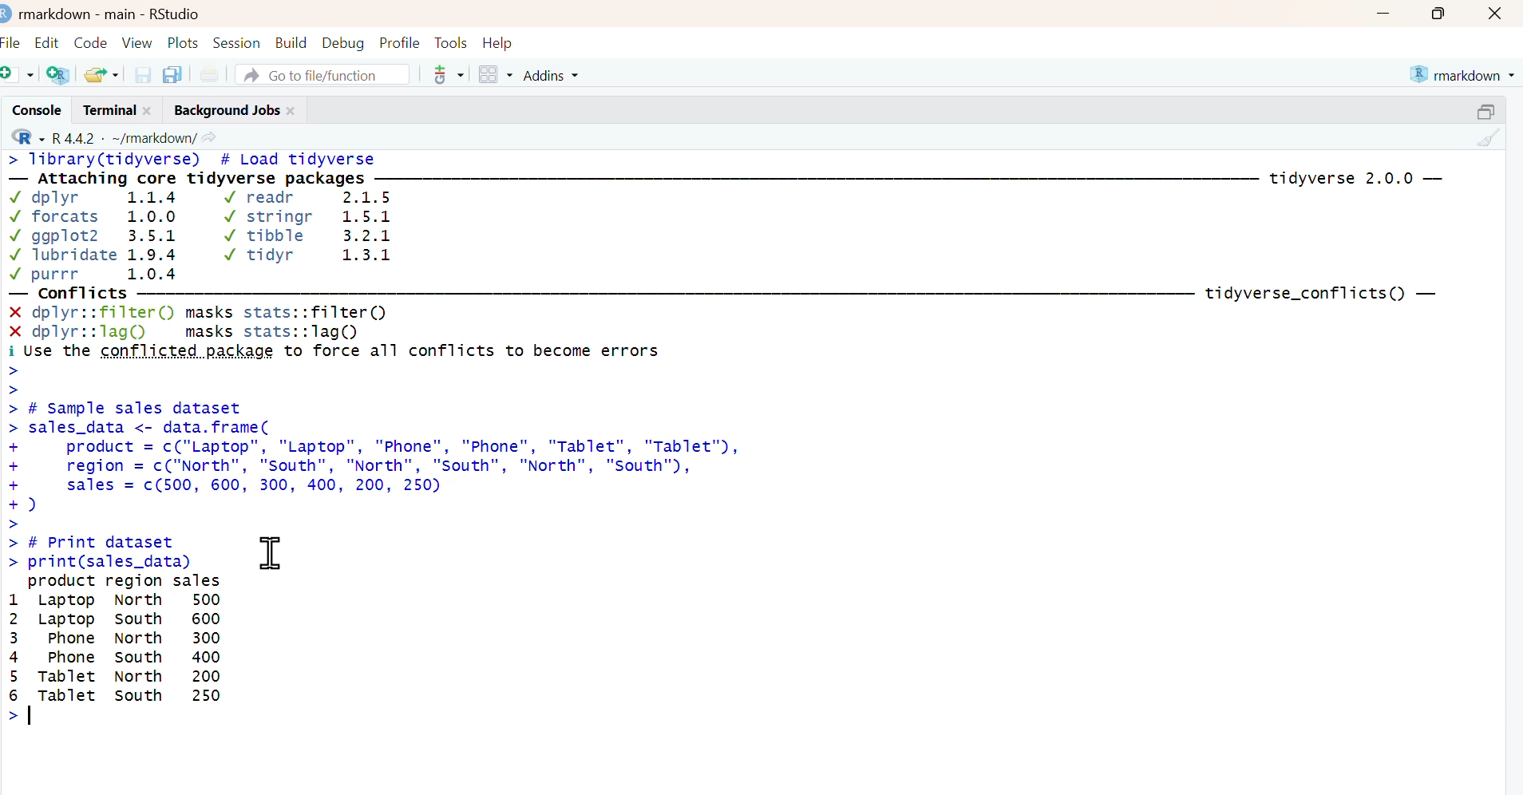  I want to click on minimize, so click(1383, 13).